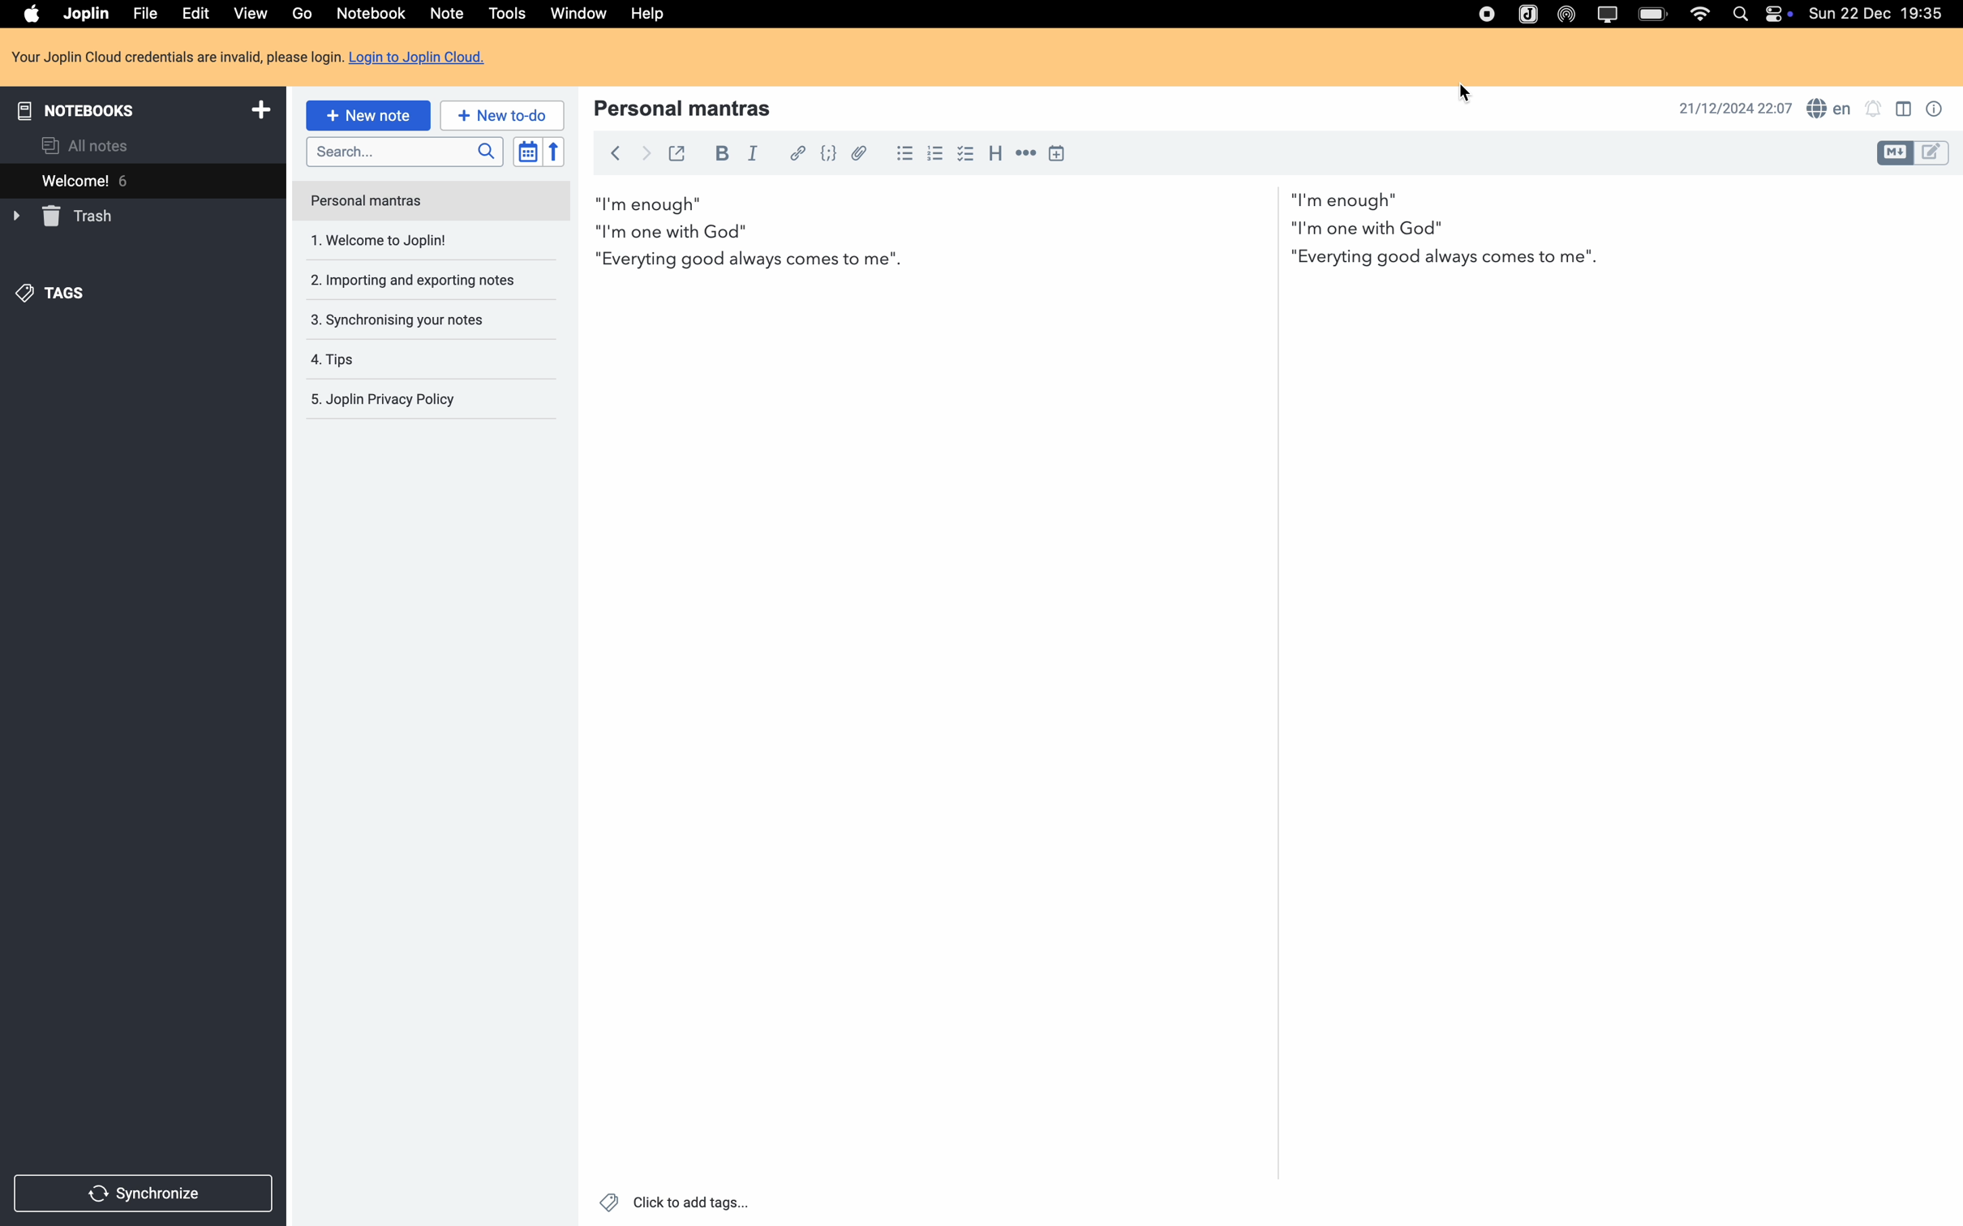 This screenshot has width=1963, height=1226. What do you see at coordinates (86, 146) in the screenshot?
I see `all notes` at bounding box center [86, 146].